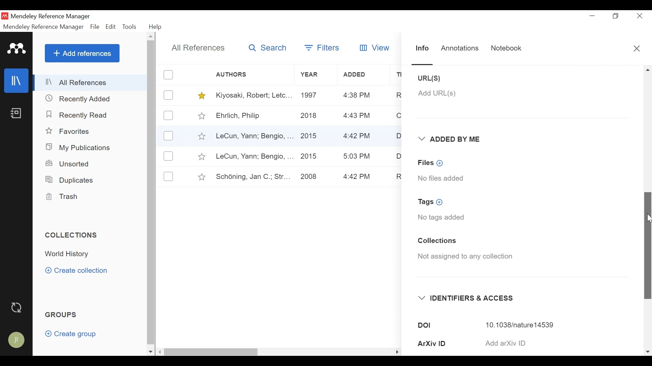  Describe the element at coordinates (647, 217) in the screenshot. I see `Cursor` at that location.